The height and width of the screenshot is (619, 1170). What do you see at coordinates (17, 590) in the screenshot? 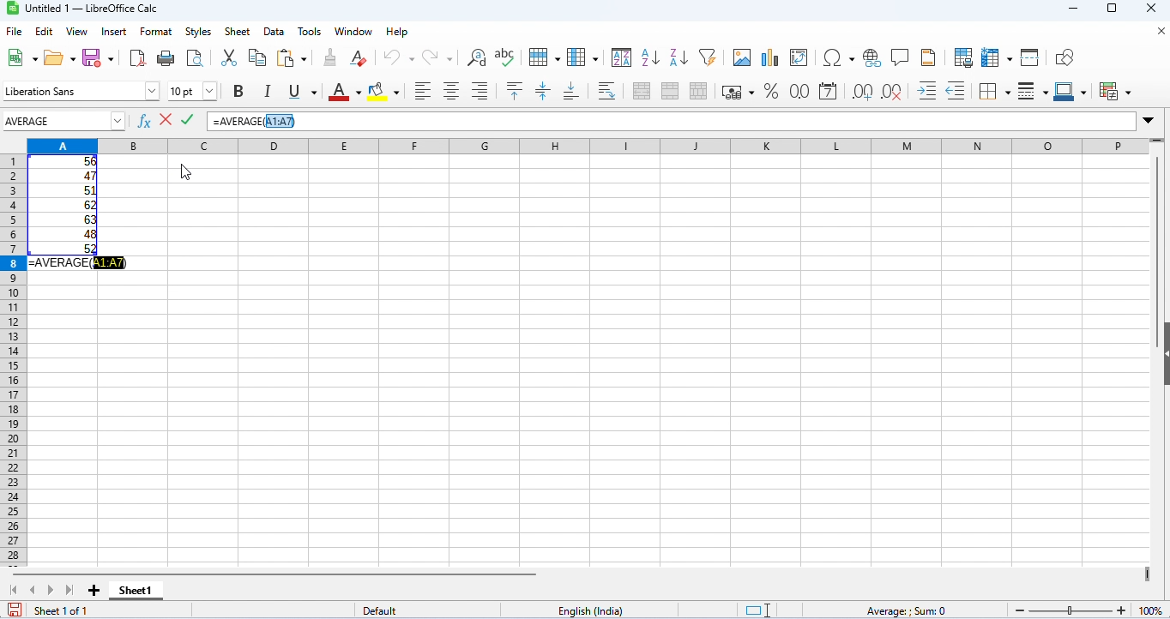
I see `first sheet` at bounding box center [17, 590].